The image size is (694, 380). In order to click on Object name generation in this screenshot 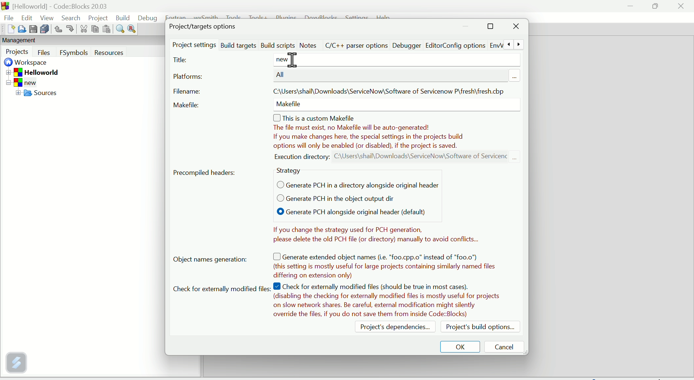, I will do `click(217, 260)`.